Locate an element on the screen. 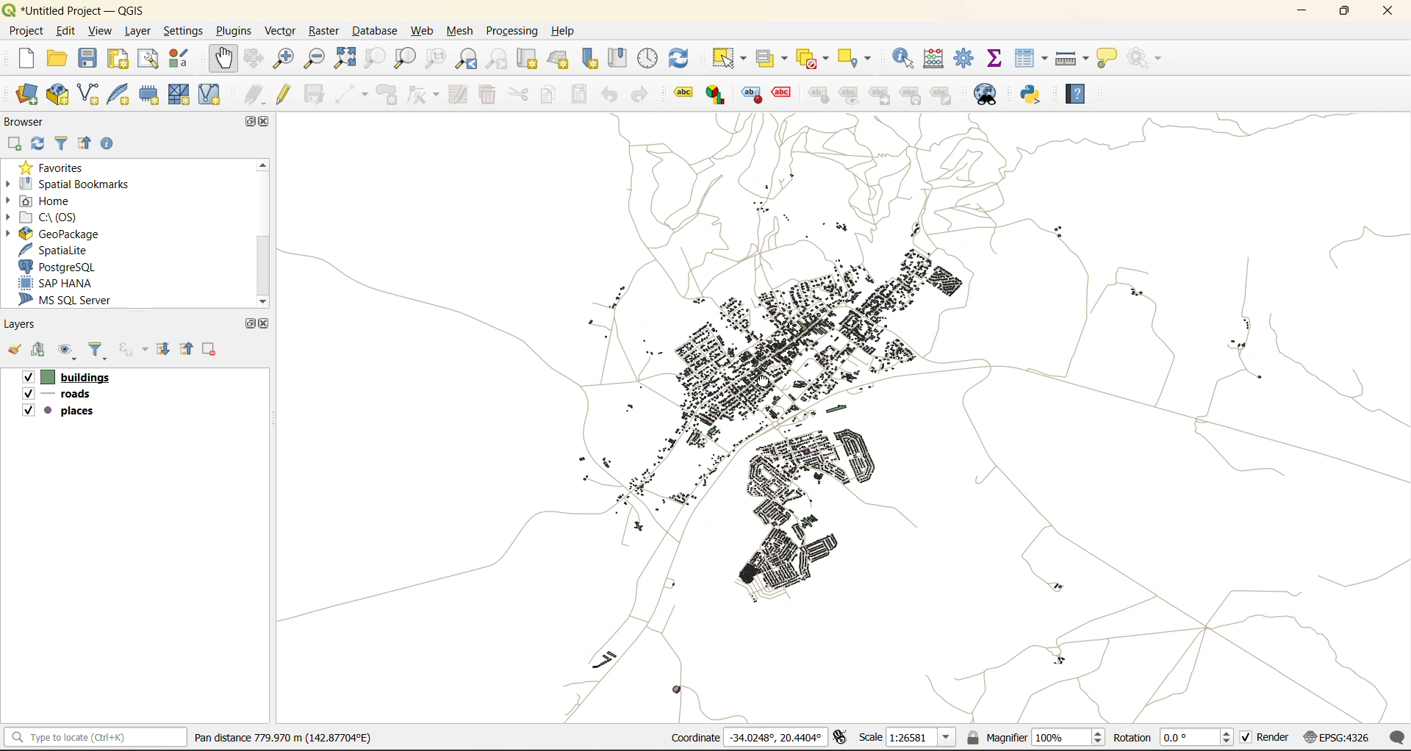 This screenshot has width=1411, height=751. label graph is located at coordinates (715, 95).